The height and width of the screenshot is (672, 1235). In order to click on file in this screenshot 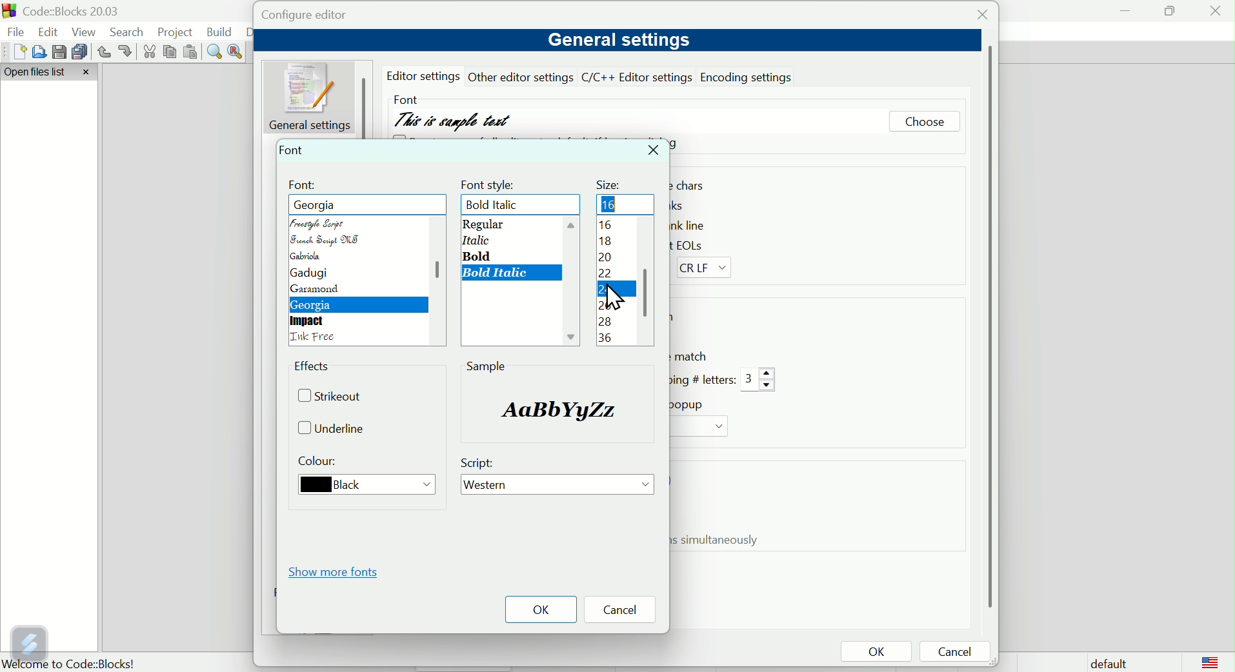, I will do `click(17, 33)`.